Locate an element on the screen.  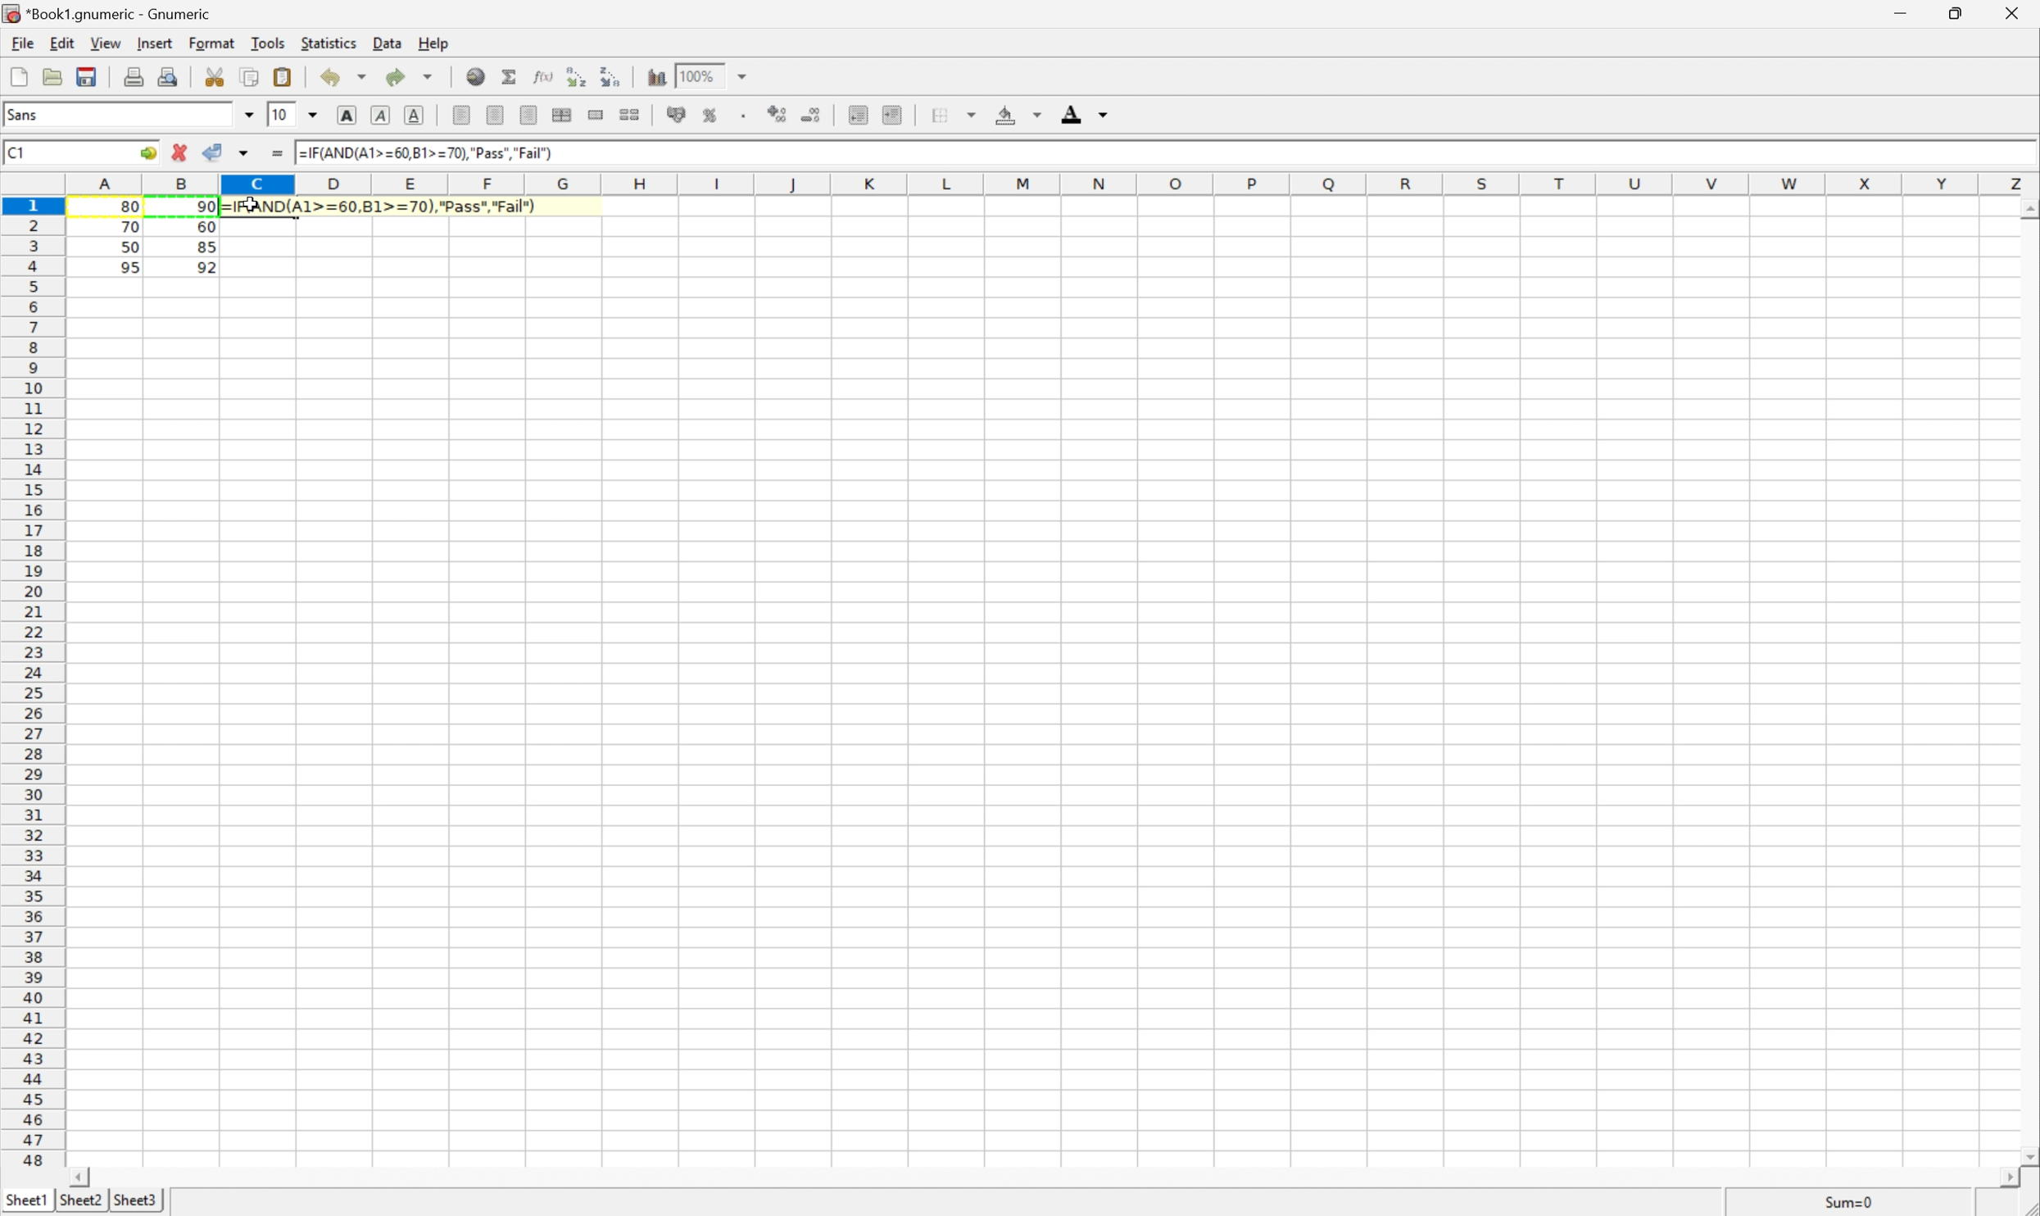
Insert is located at coordinates (156, 45).